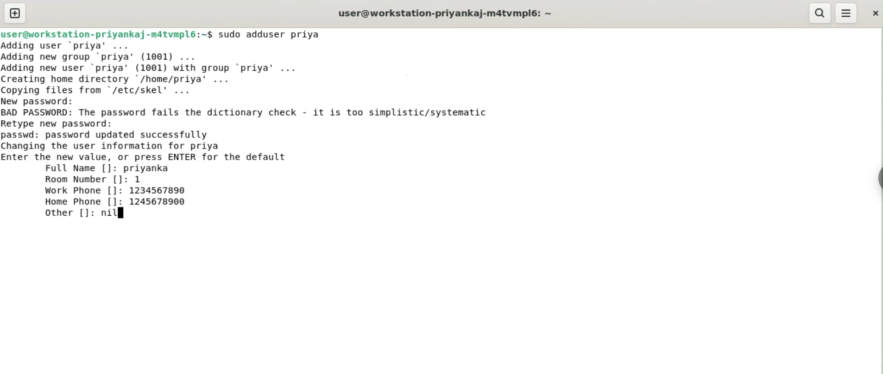 The image size is (883, 374). I want to click on other []:, so click(67, 214).